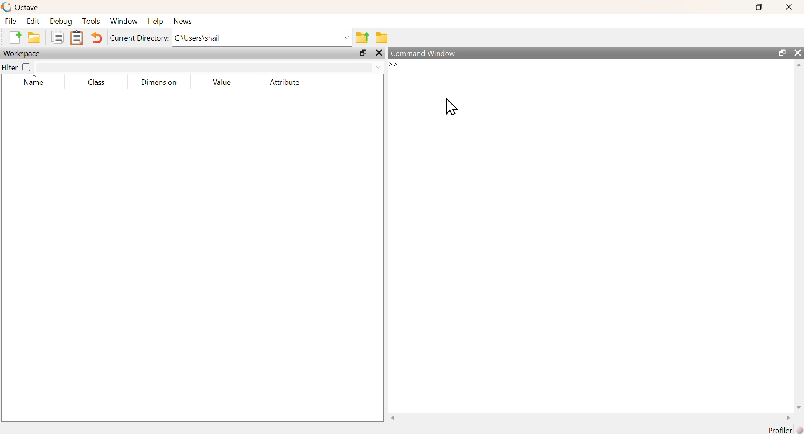 This screenshot has width=804, height=434. Describe the element at coordinates (378, 54) in the screenshot. I see `close` at that location.